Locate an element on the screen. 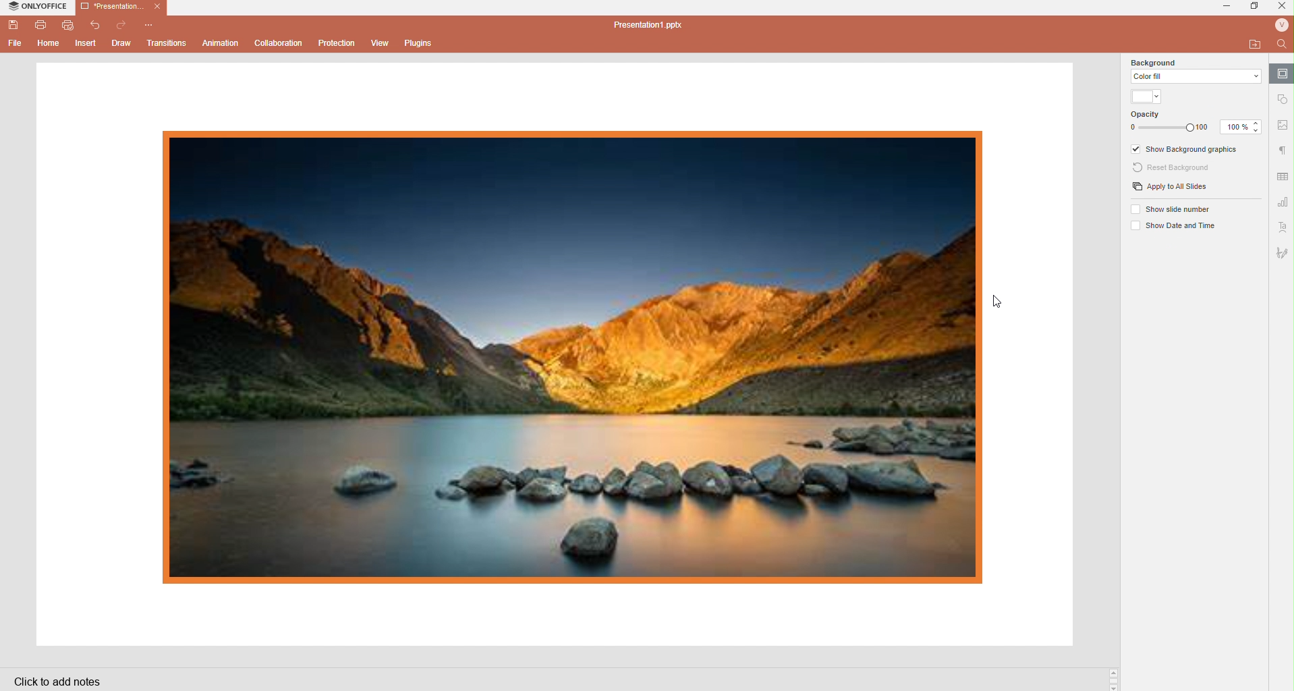  Print file is located at coordinates (40, 26).